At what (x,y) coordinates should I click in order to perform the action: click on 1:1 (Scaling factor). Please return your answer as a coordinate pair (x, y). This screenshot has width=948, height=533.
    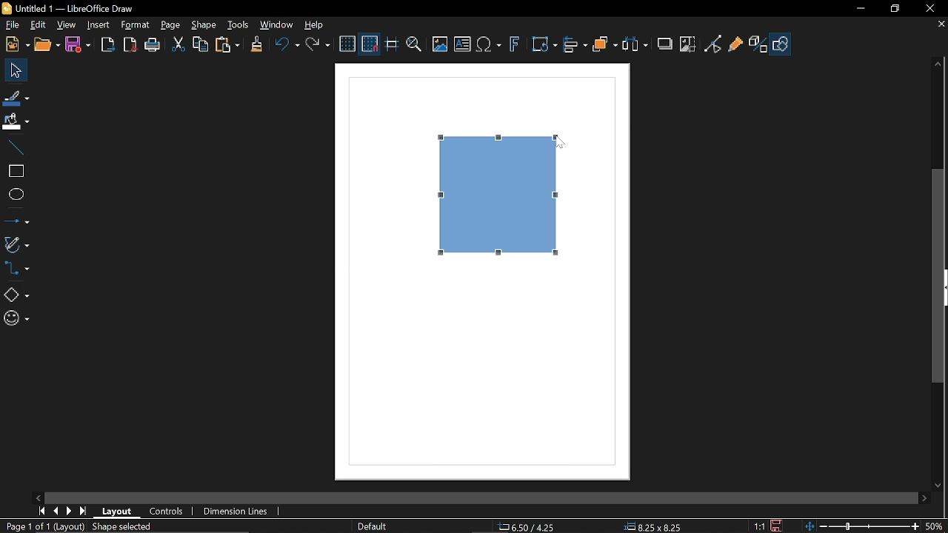
    Looking at the image, I should click on (757, 526).